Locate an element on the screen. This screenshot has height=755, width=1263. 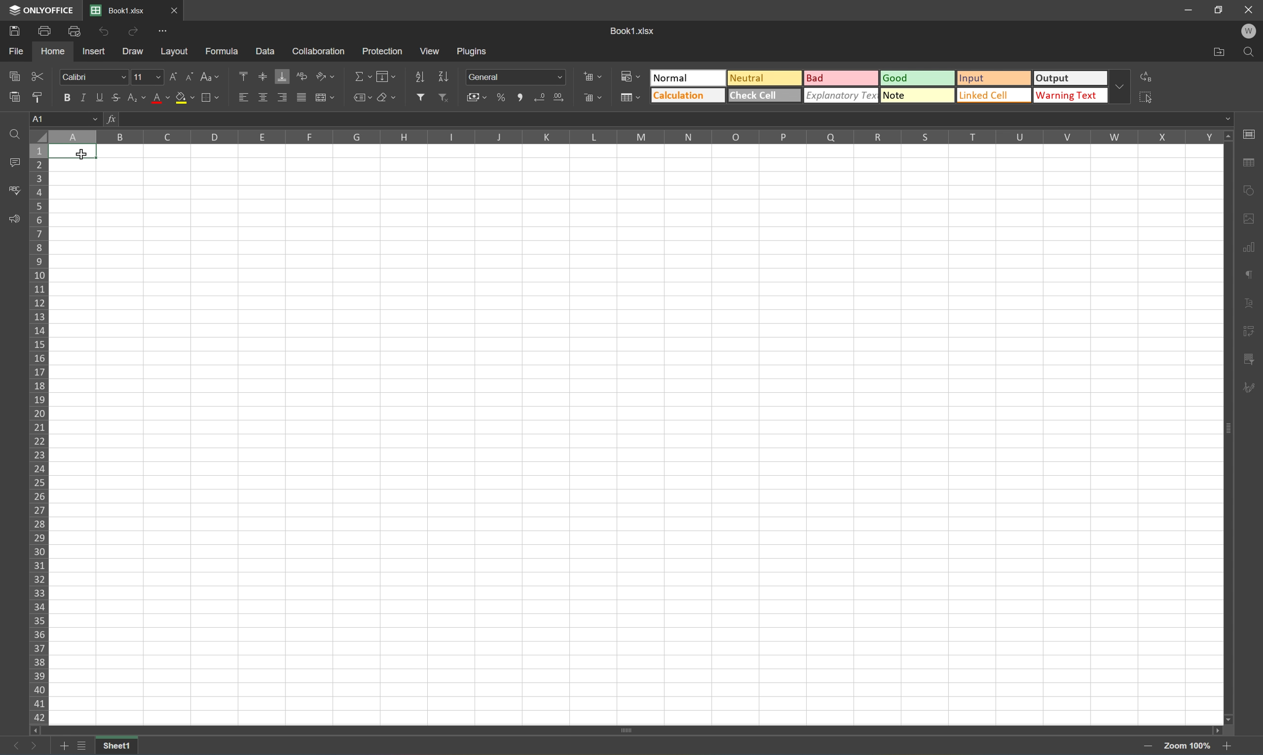
Zoom out is located at coordinates (1223, 747).